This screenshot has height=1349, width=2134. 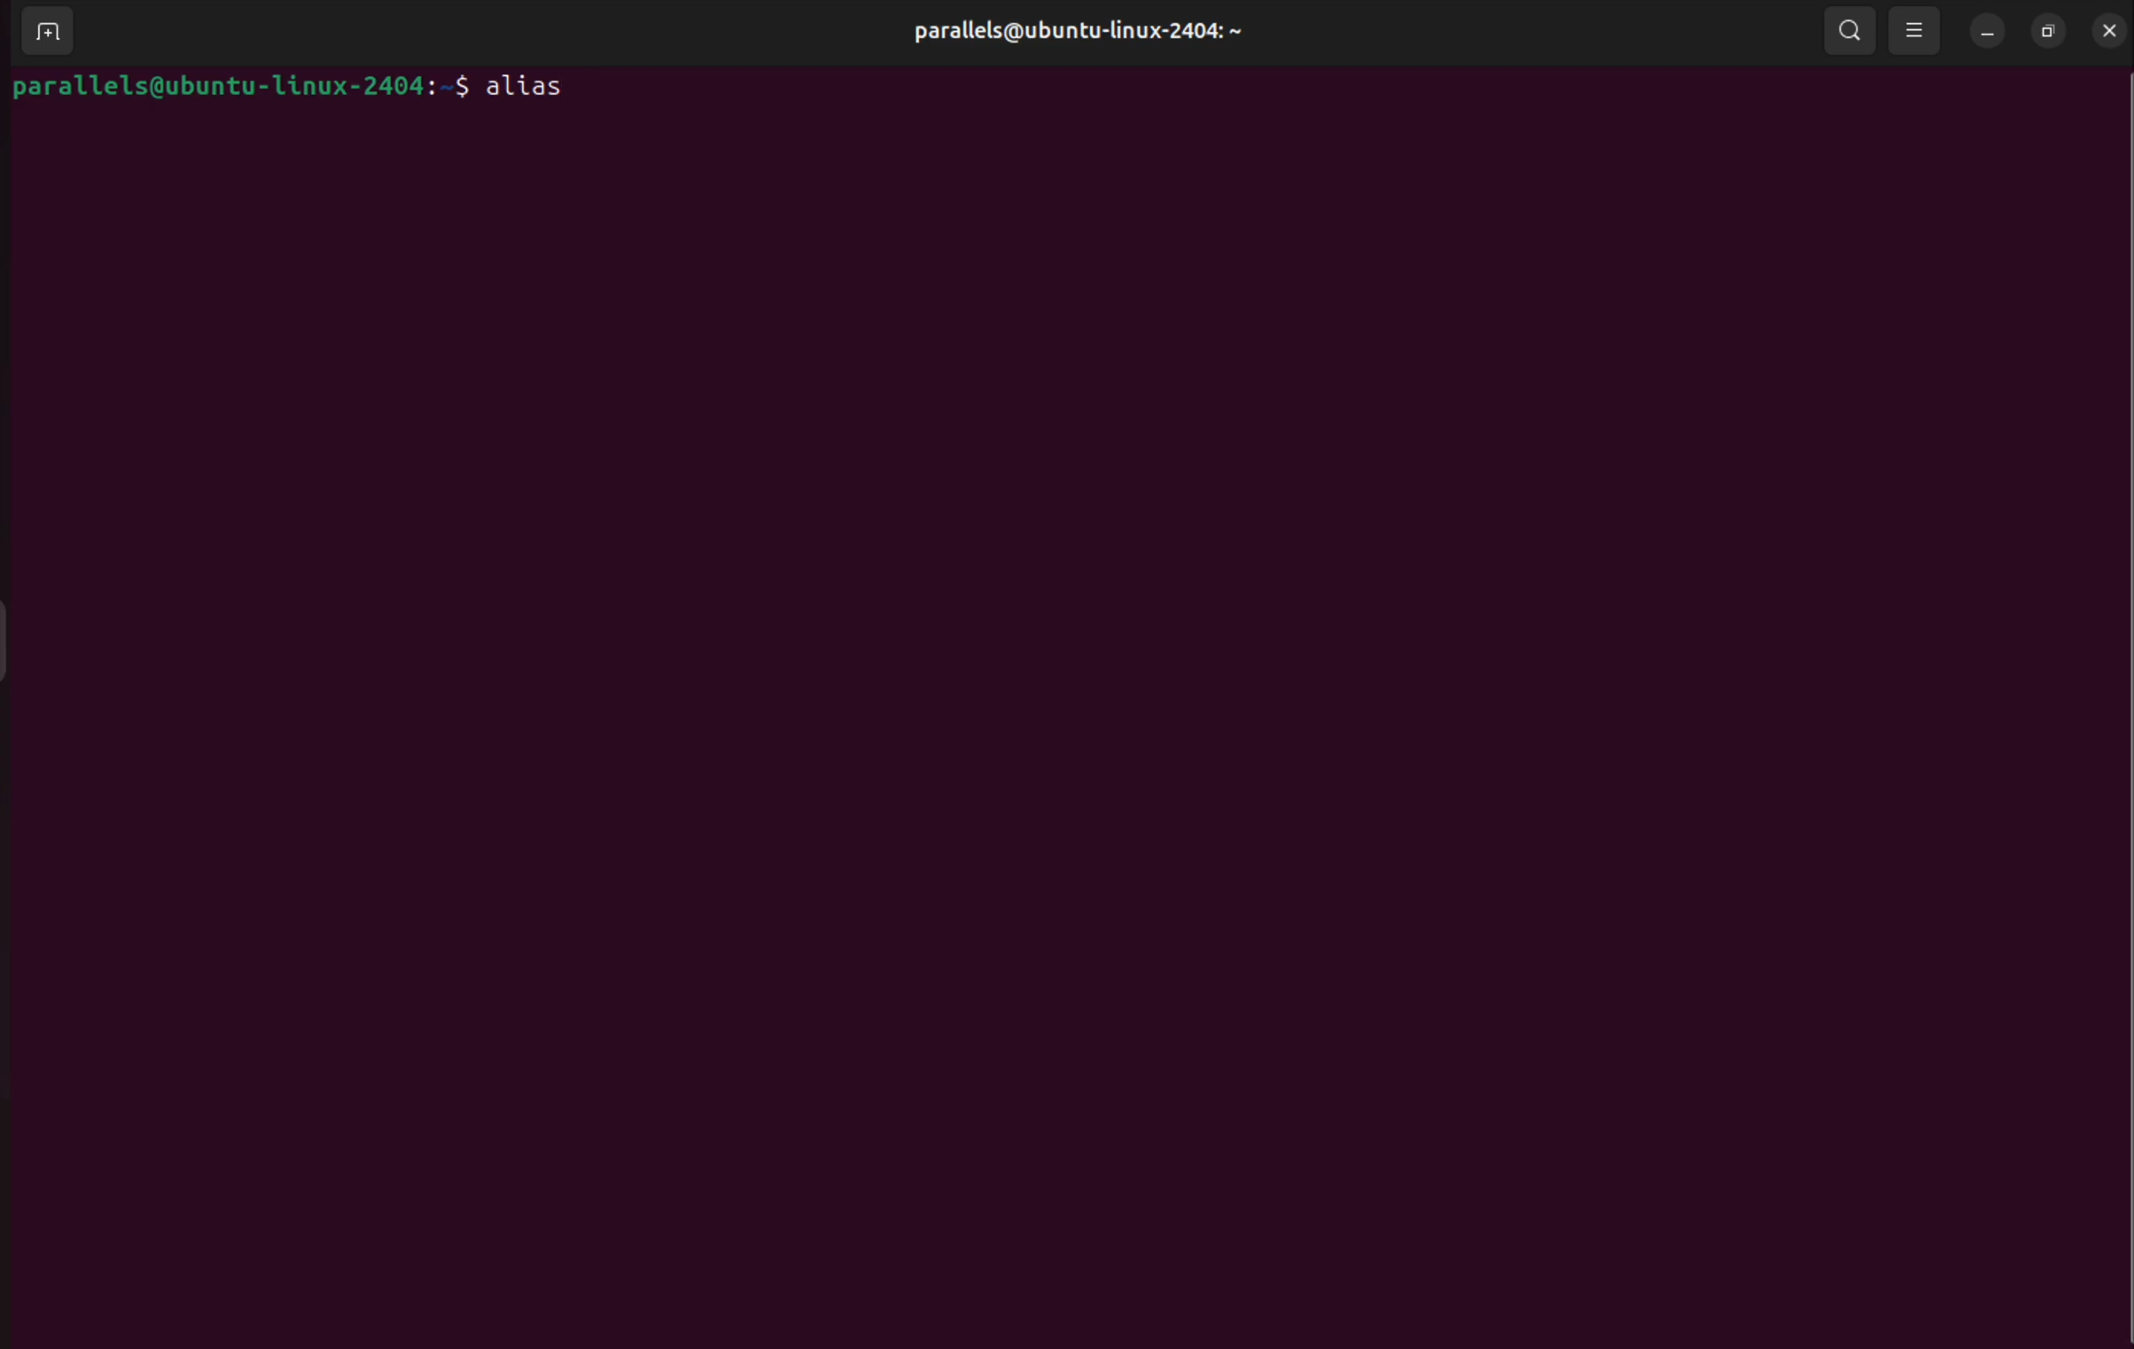 I want to click on resize, so click(x=2048, y=30).